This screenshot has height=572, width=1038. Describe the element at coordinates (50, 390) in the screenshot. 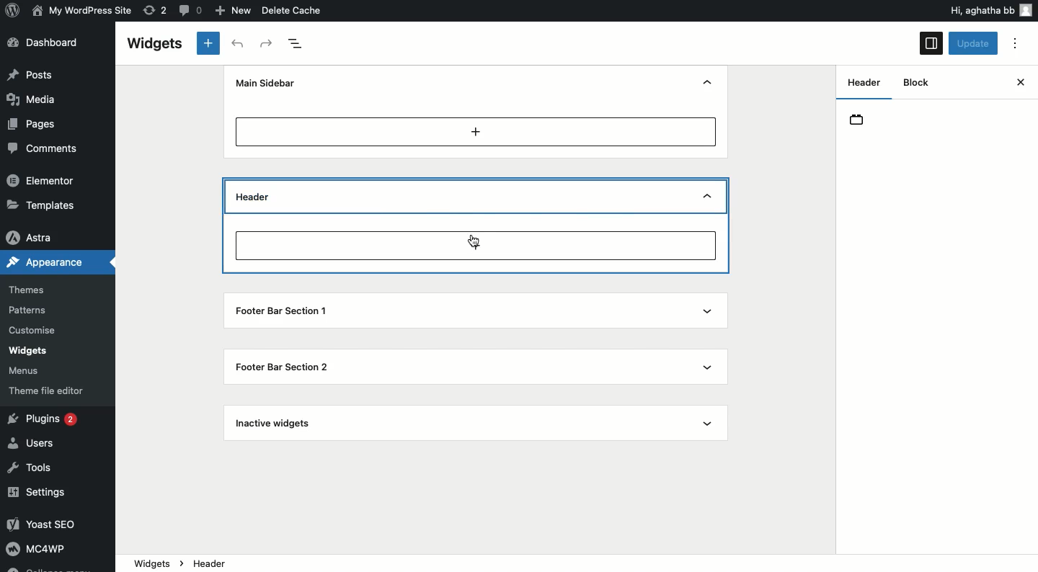

I see `Theme file editor` at that location.